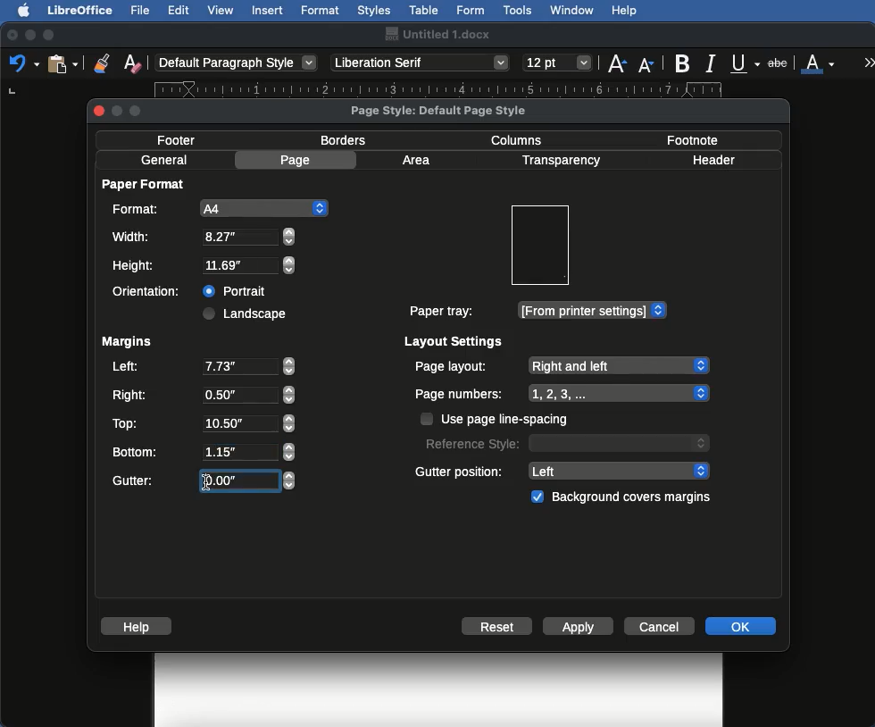  Describe the element at coordinates (746, 64) in the screenshot. I see `Underline` at that location.